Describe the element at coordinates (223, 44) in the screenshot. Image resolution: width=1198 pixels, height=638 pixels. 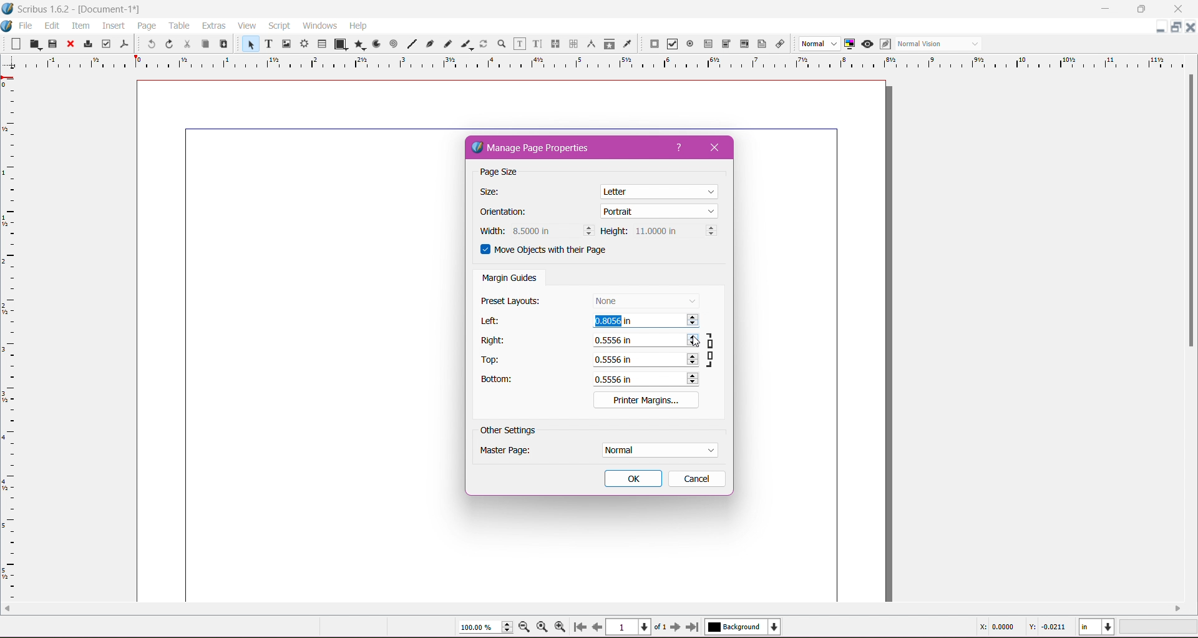
I see `Paste` at that location.